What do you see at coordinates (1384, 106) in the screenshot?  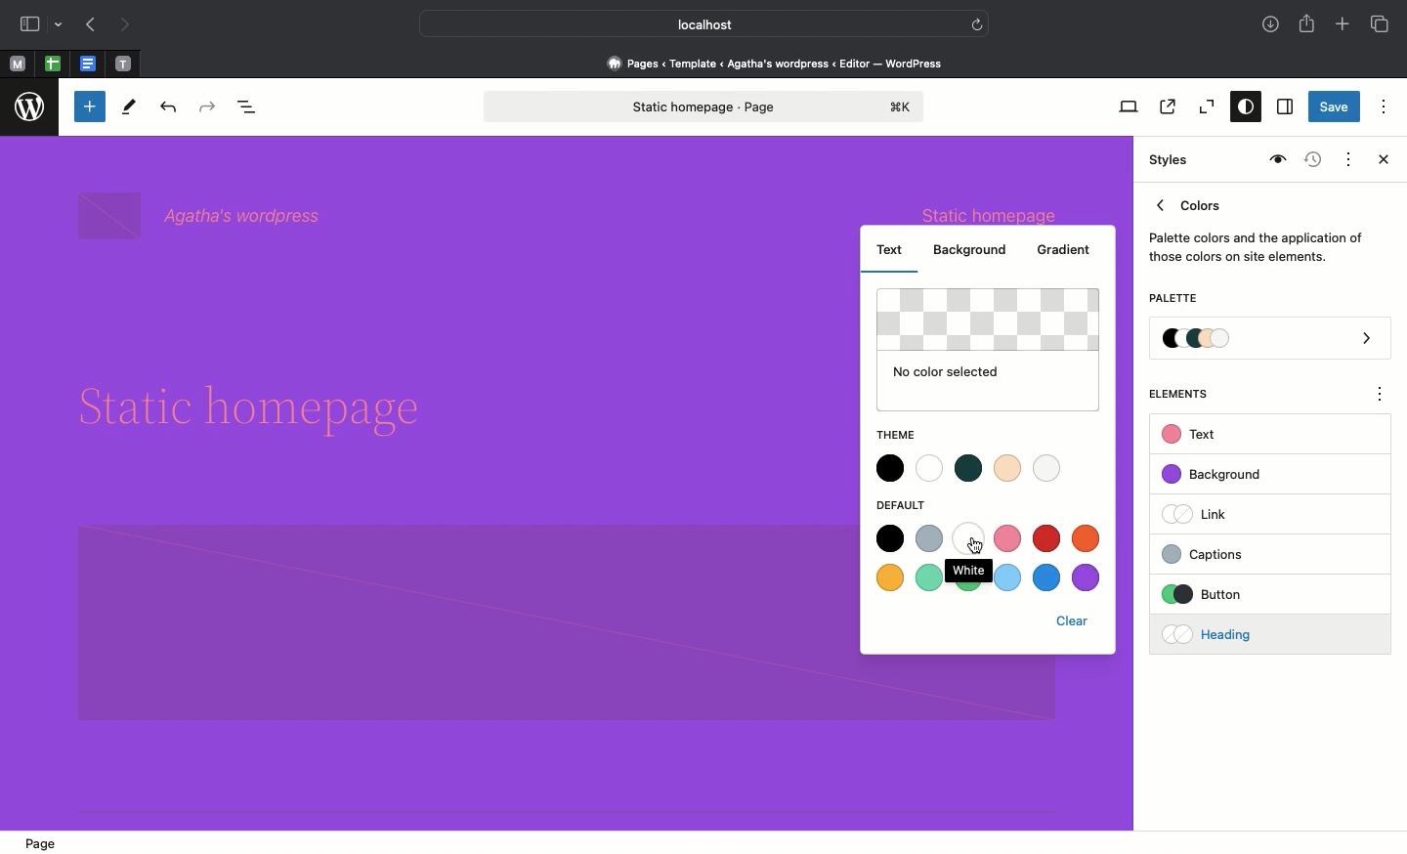 I see `Options` at bounding box center [1384, 106].